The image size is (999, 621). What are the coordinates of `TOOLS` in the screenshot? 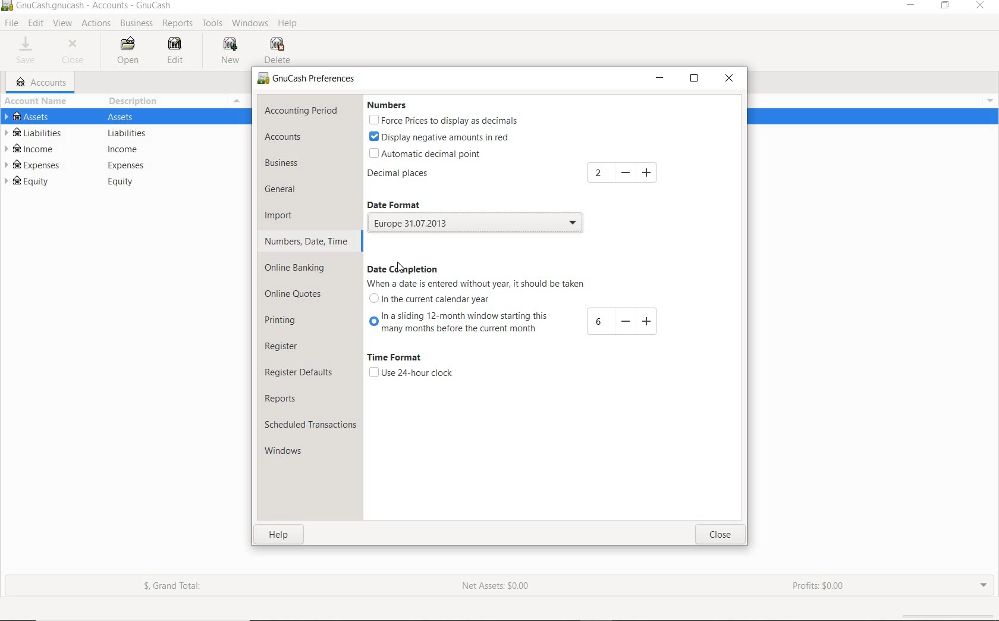 It's located at (213, 25).